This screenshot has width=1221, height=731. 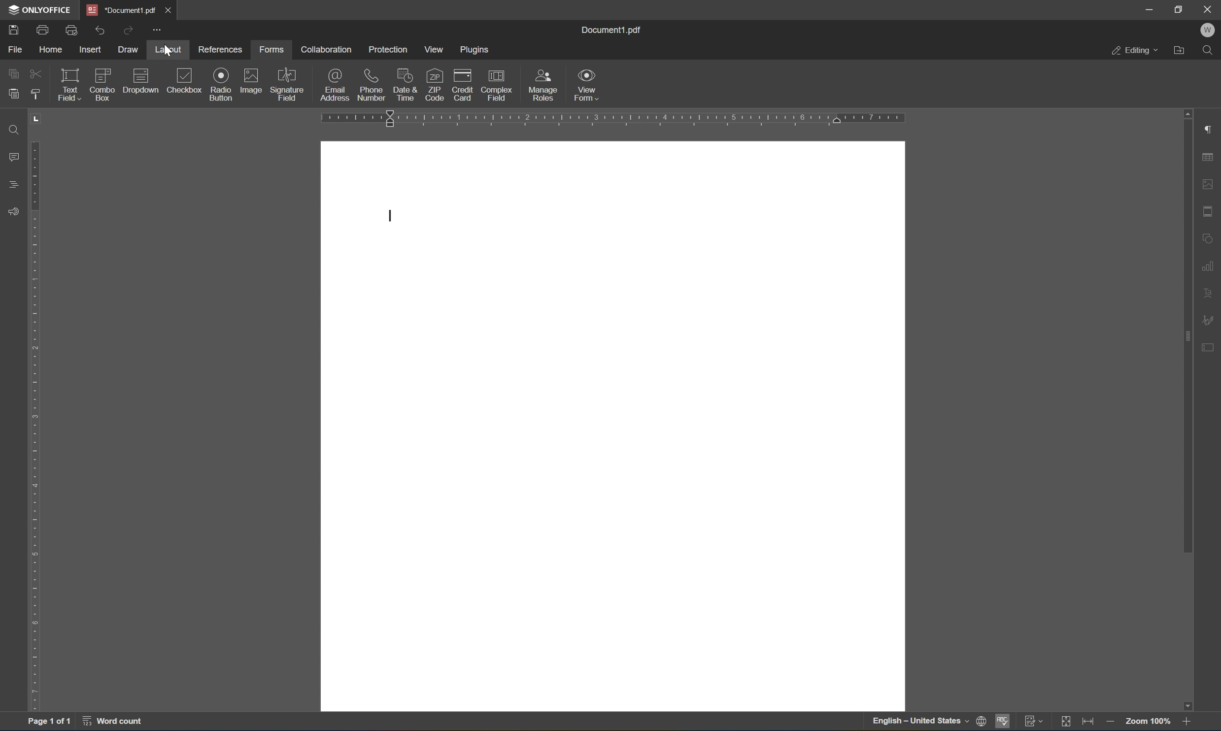 I want to click on fit to slide, so click(x=1069, y=721).